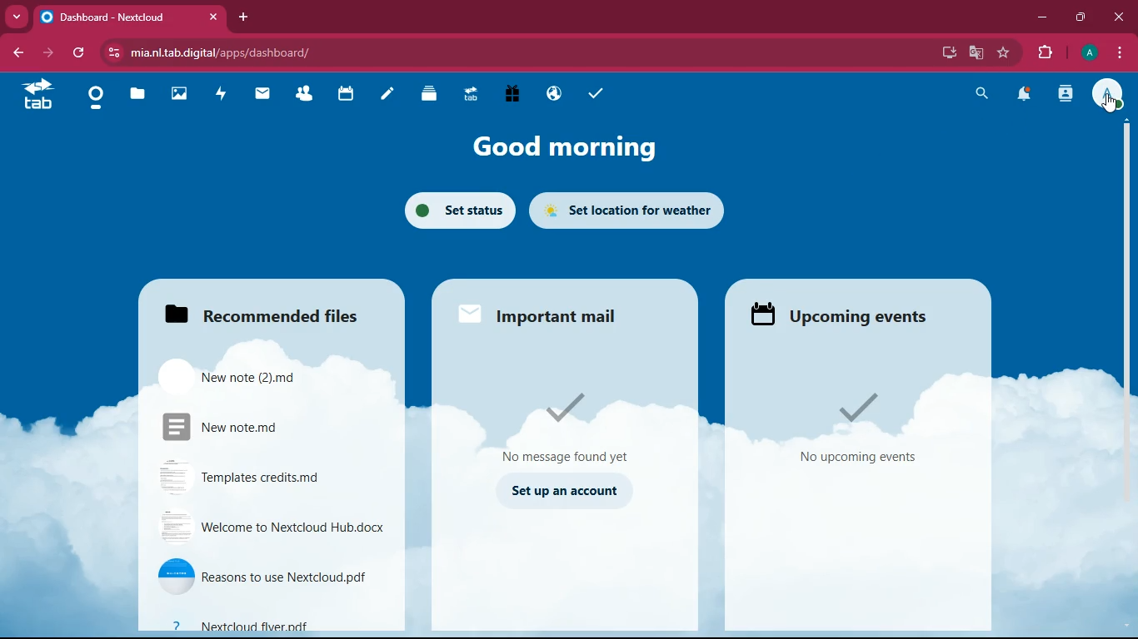 The width and height of the screenshot is (1138, 639). I want to click on set status, so click(453, 211).